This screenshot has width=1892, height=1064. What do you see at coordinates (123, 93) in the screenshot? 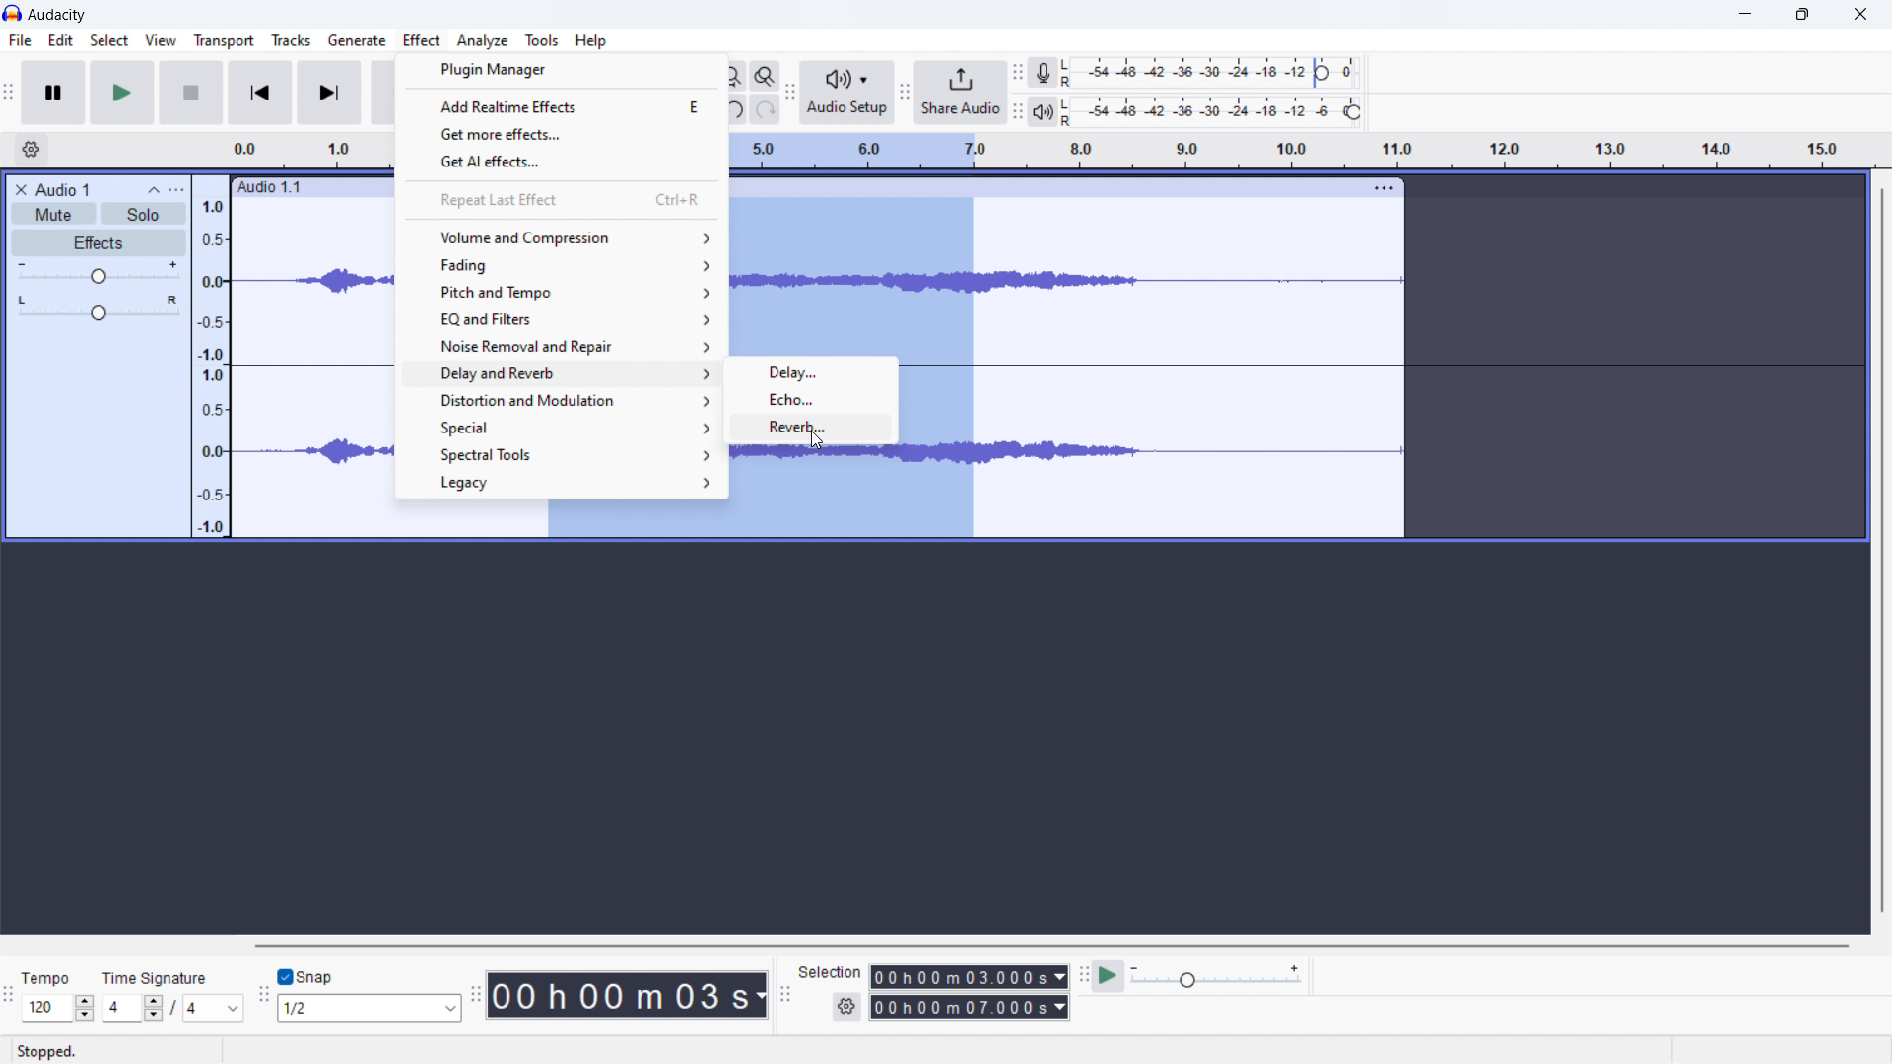
I see `play` at bounding box center [123, 93].